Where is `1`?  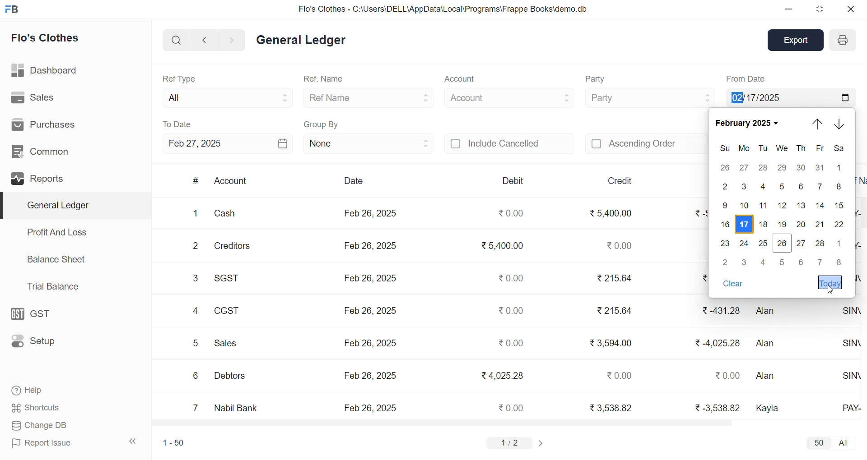
1 is located at coordinates (839, 241).